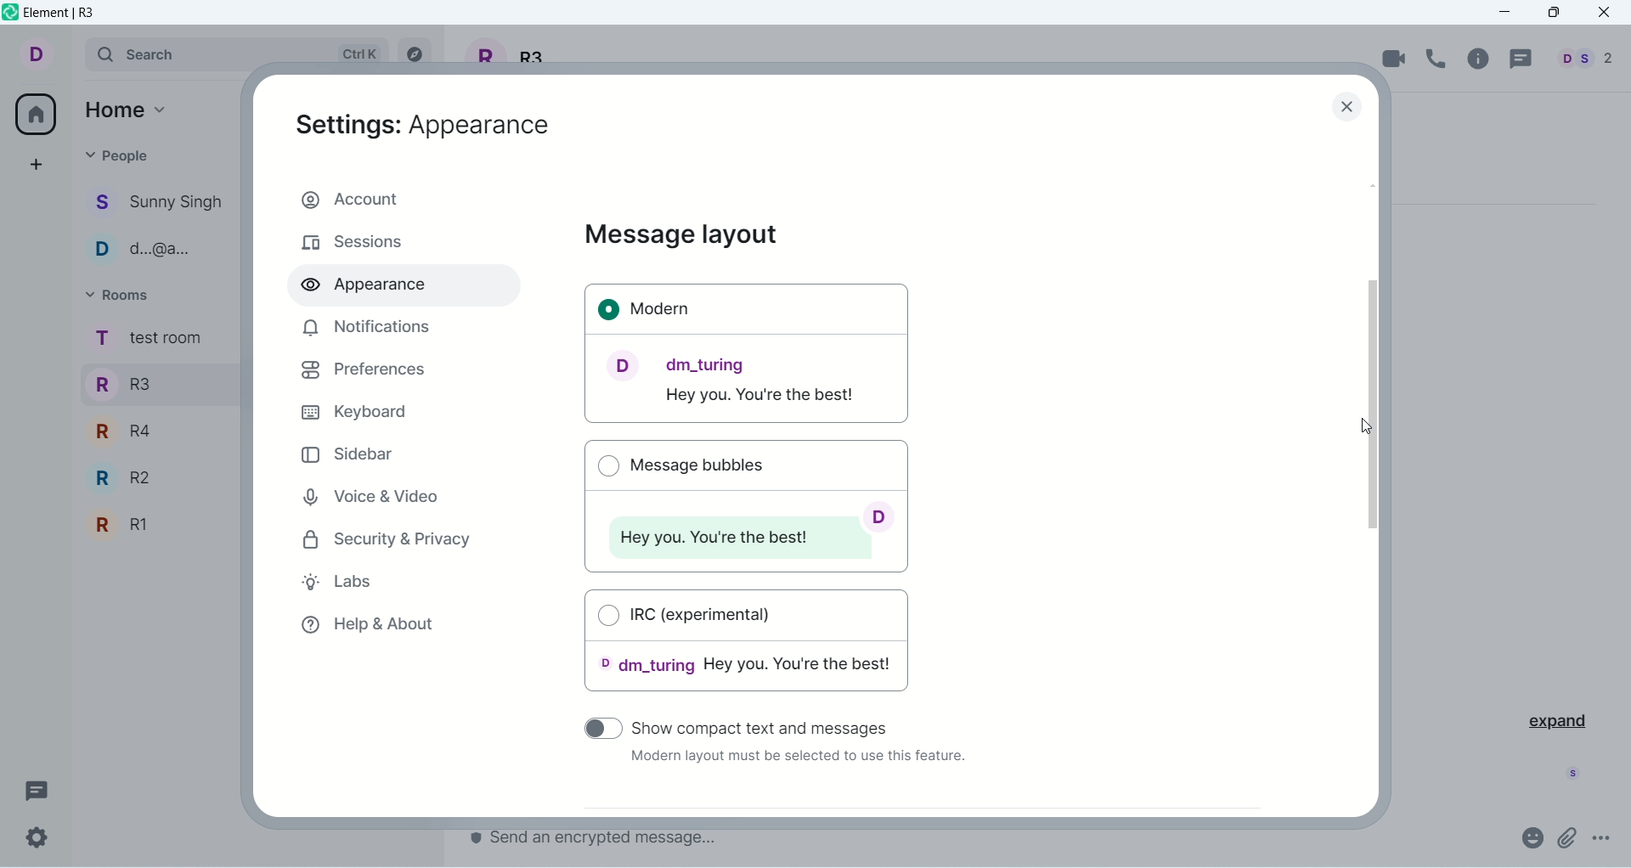 The height and width of the screenshot is (868, 1631). I want to click on text, so click(796, 759).